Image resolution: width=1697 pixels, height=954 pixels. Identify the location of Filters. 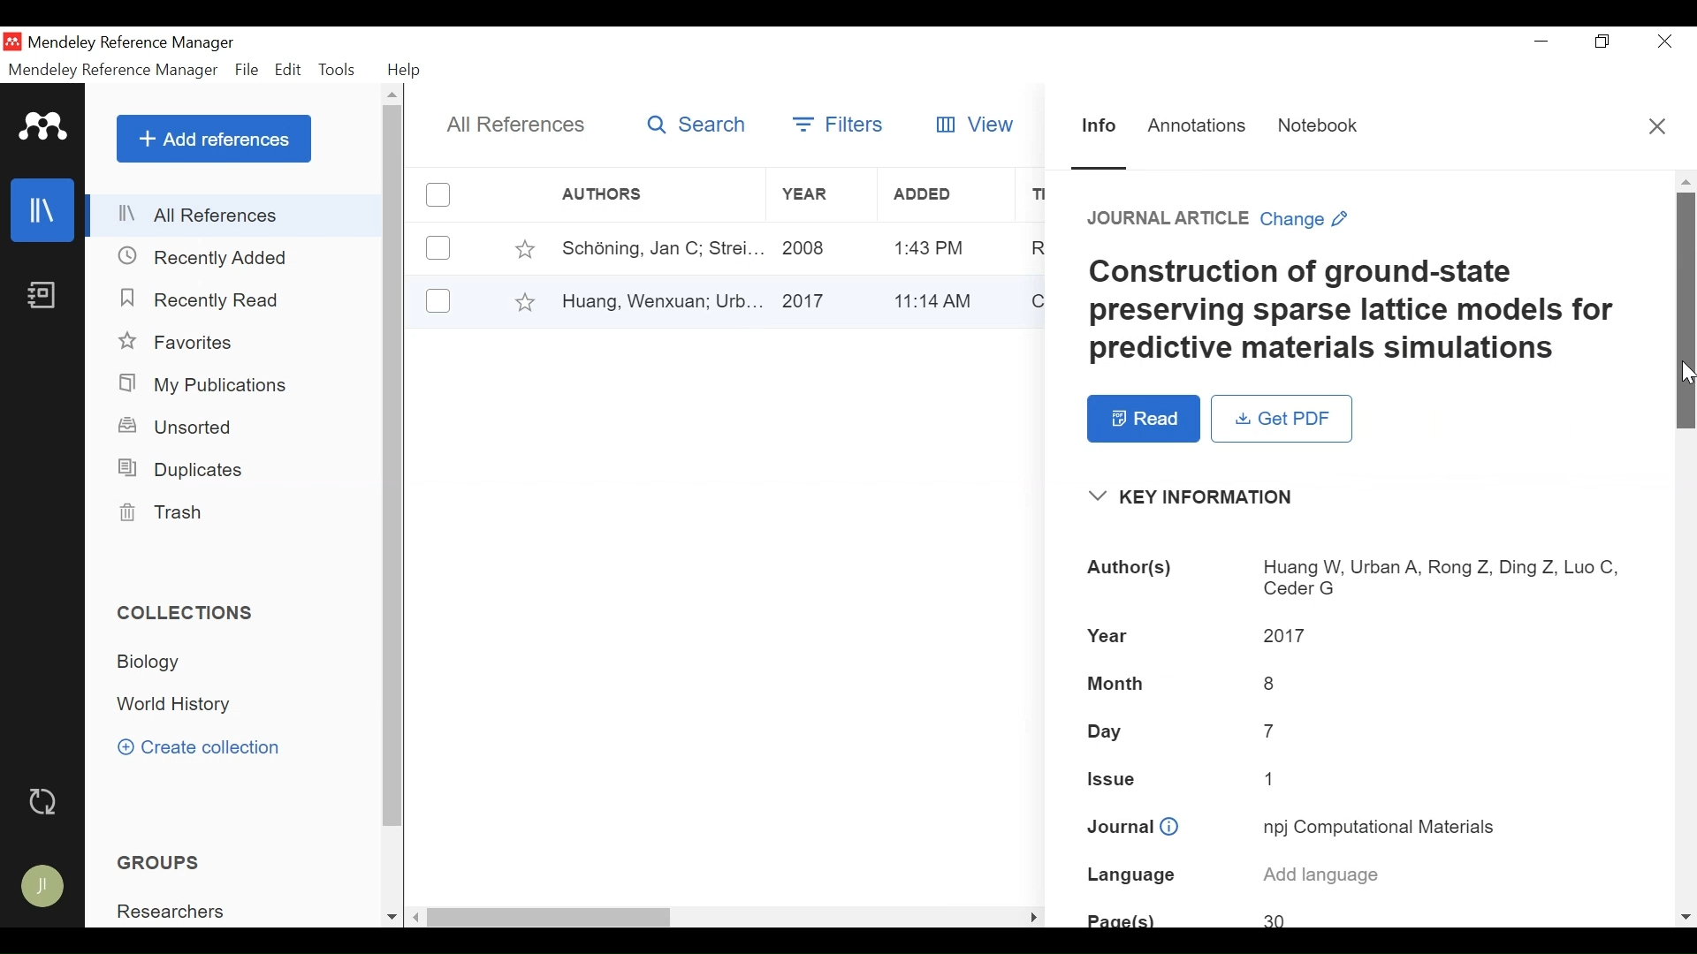
(835, 124).